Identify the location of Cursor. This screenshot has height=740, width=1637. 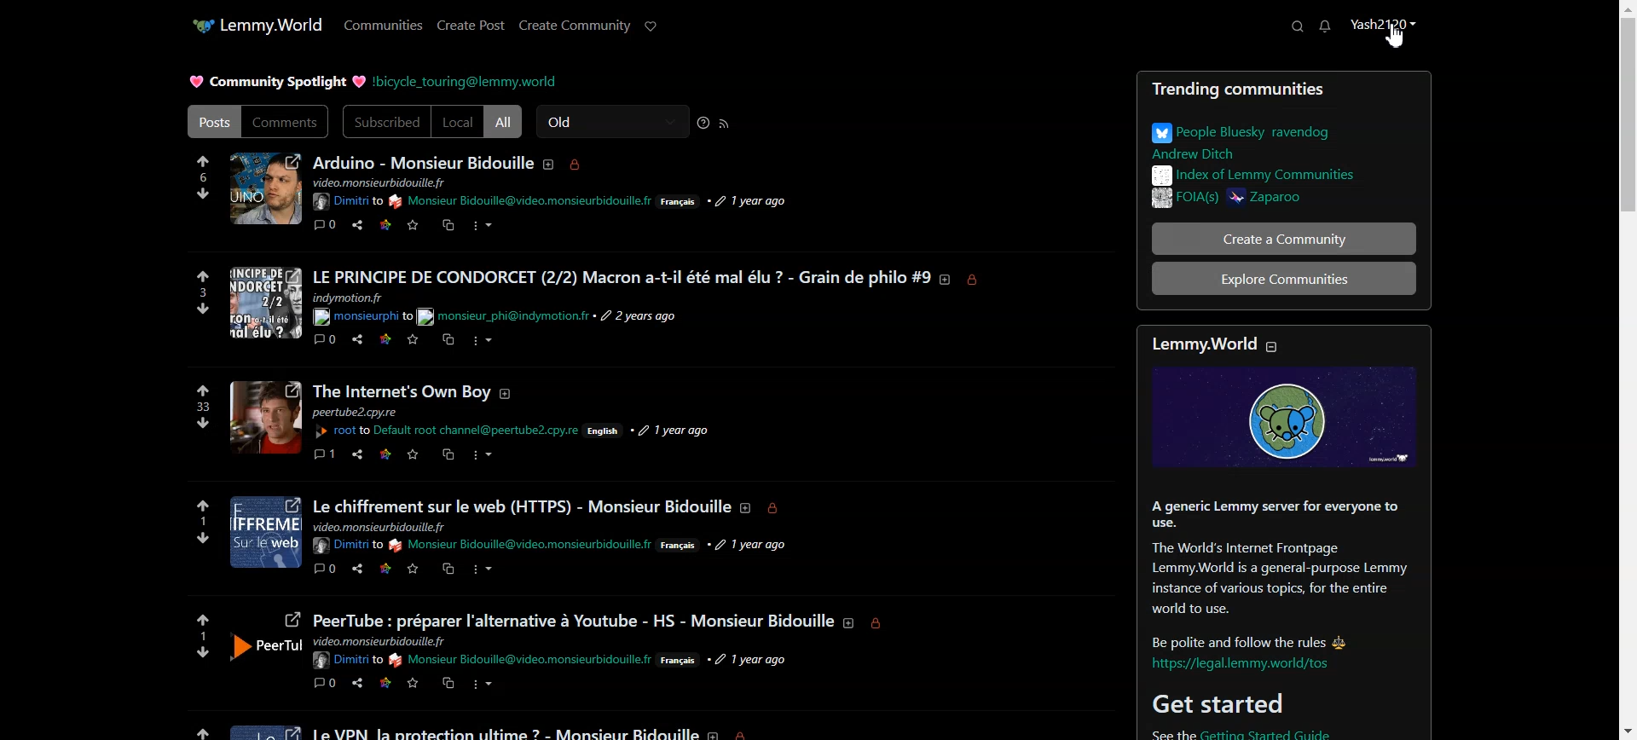
(1396, 36).